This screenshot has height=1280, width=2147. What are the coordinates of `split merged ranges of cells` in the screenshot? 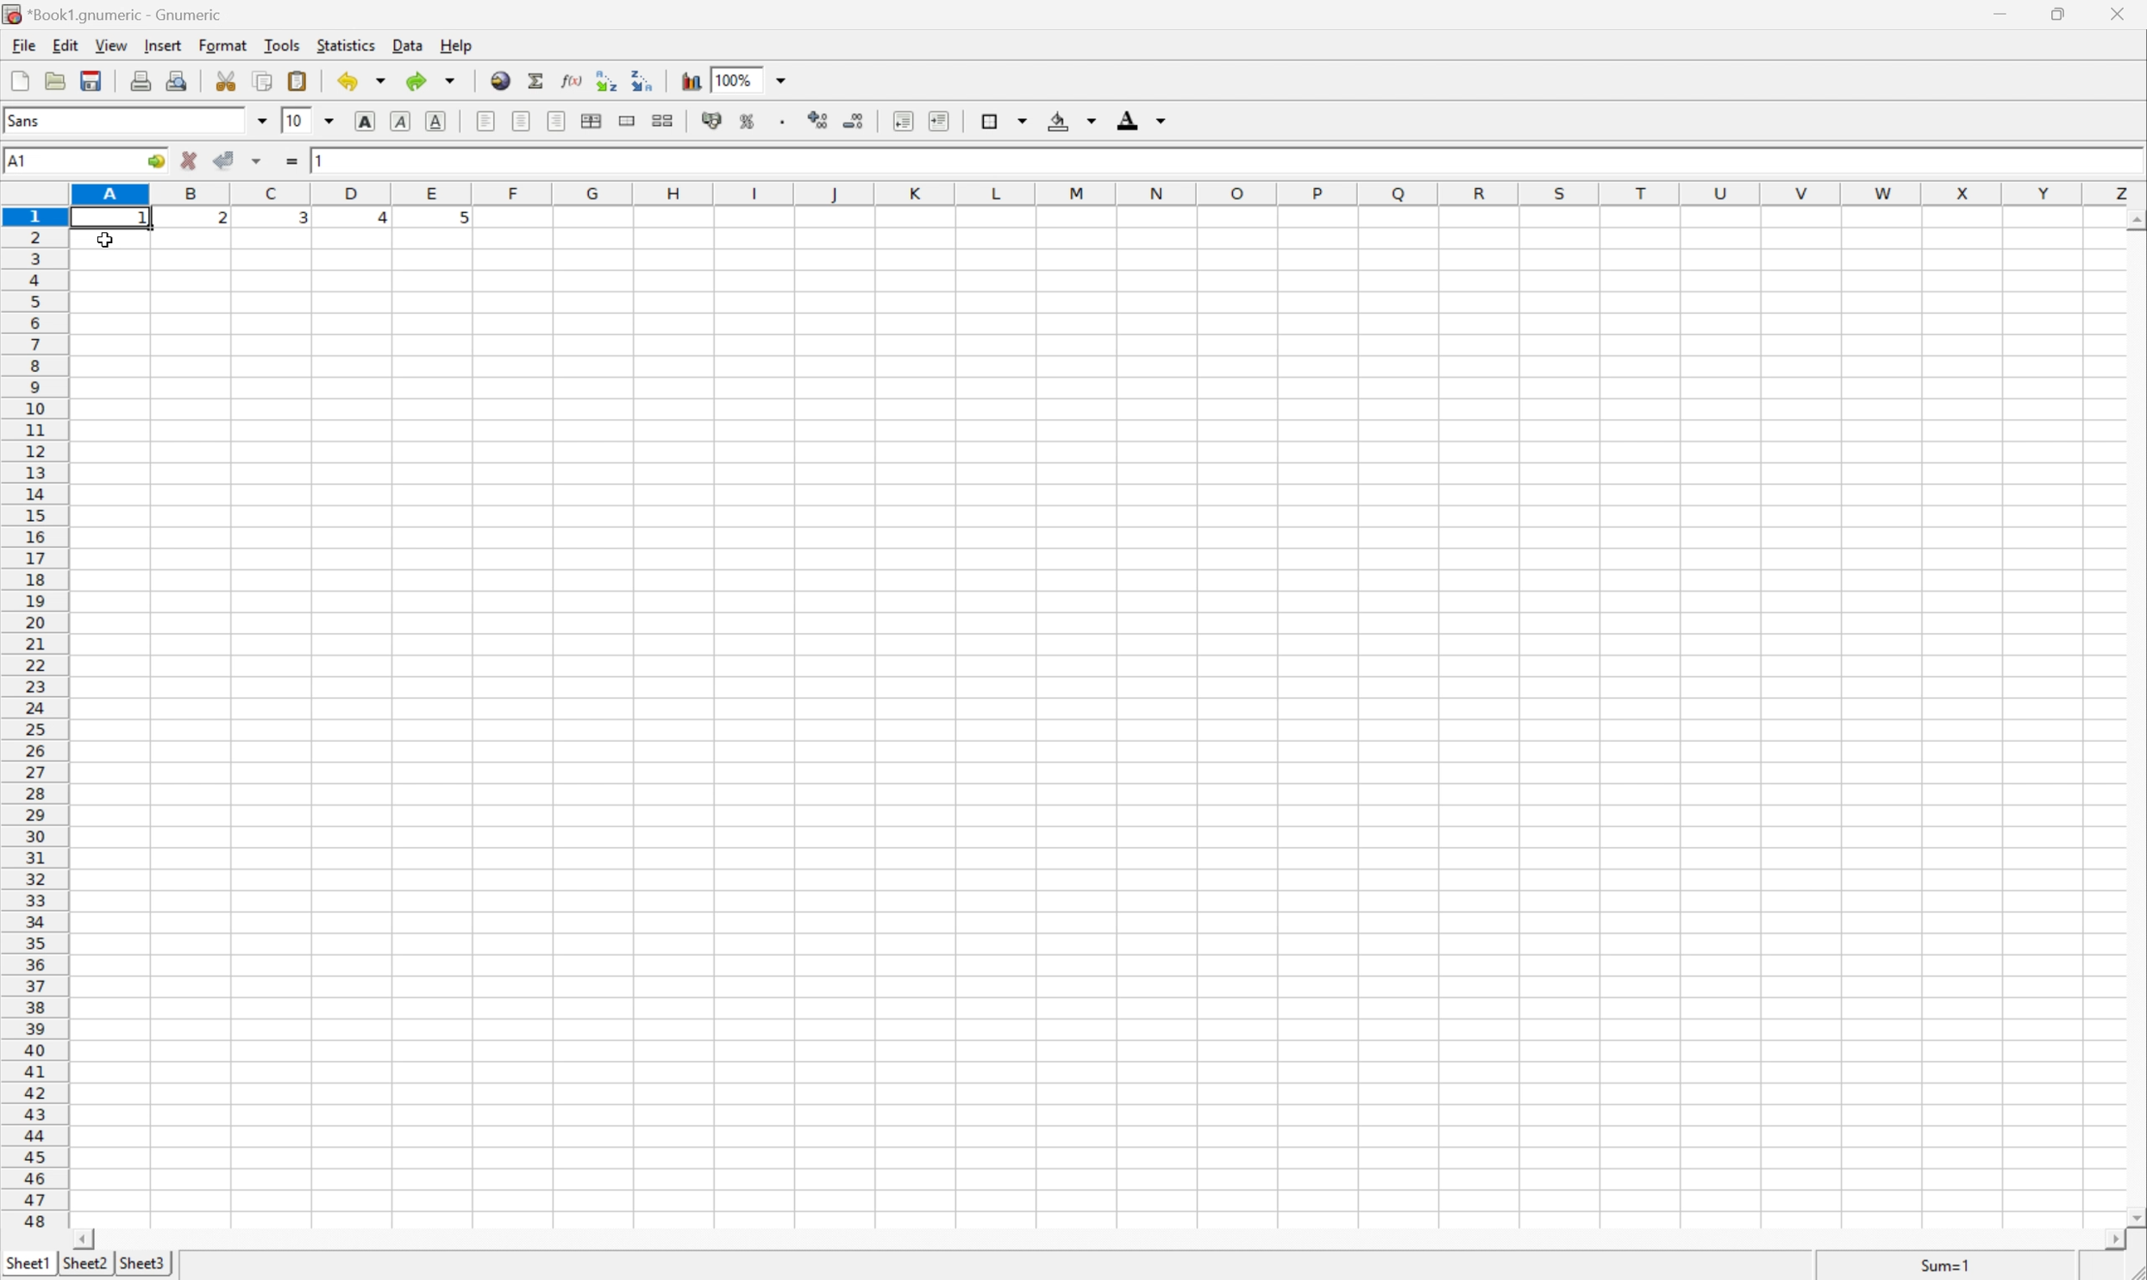 It's located at (665, 119).